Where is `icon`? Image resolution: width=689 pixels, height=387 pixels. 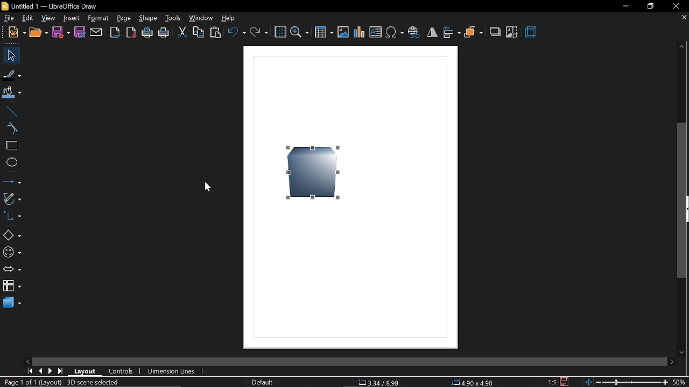
icon is located at coordinates (4, 6).